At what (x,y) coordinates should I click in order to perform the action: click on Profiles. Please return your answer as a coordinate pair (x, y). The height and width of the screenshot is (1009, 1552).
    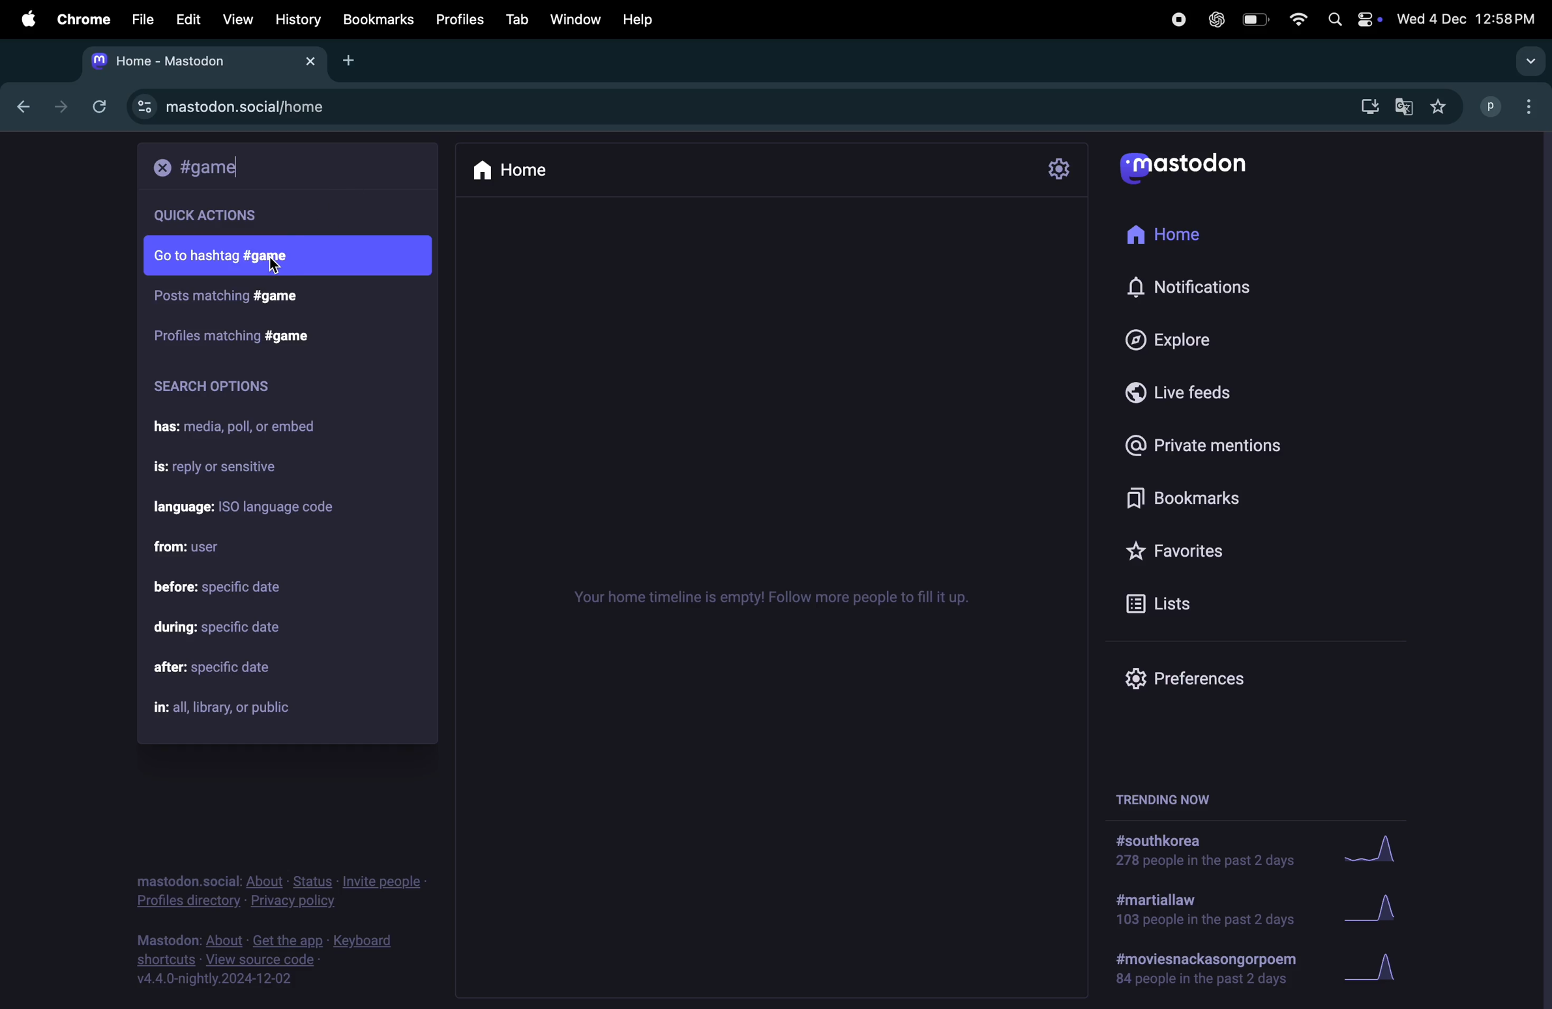
    Looking at the image, I should click on (463, 20).